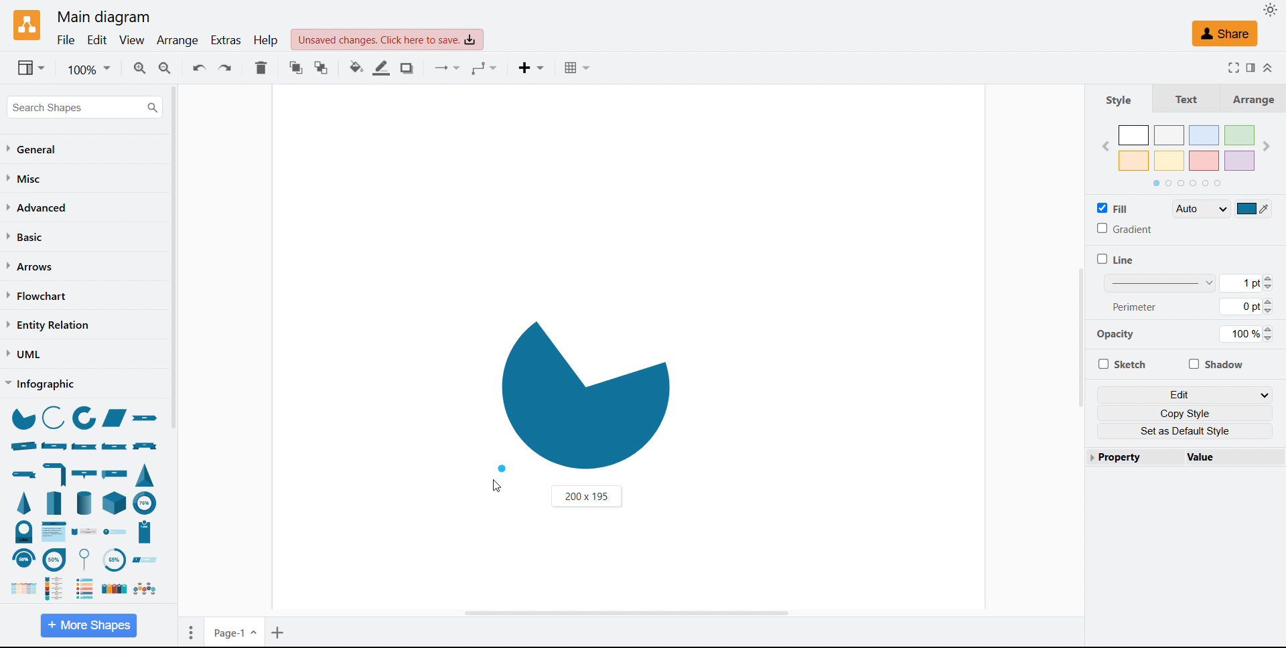 This screenshot has width=1286, height=648. I want to click on Format , so click(1250, 67).